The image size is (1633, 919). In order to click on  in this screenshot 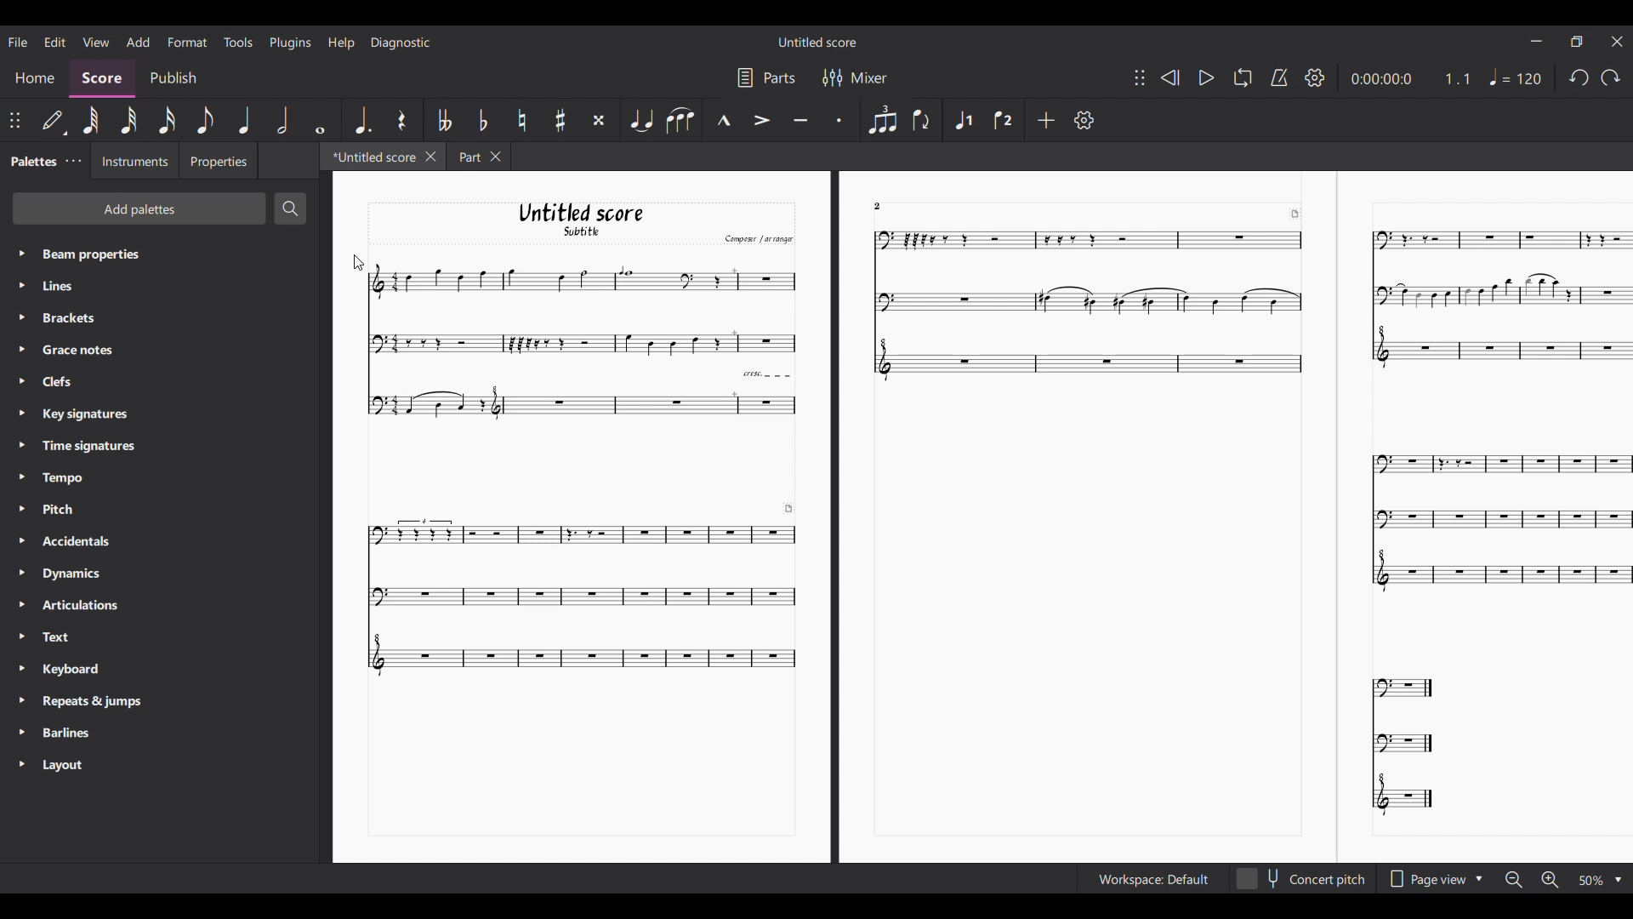, I will do `click(1499, 574)`.